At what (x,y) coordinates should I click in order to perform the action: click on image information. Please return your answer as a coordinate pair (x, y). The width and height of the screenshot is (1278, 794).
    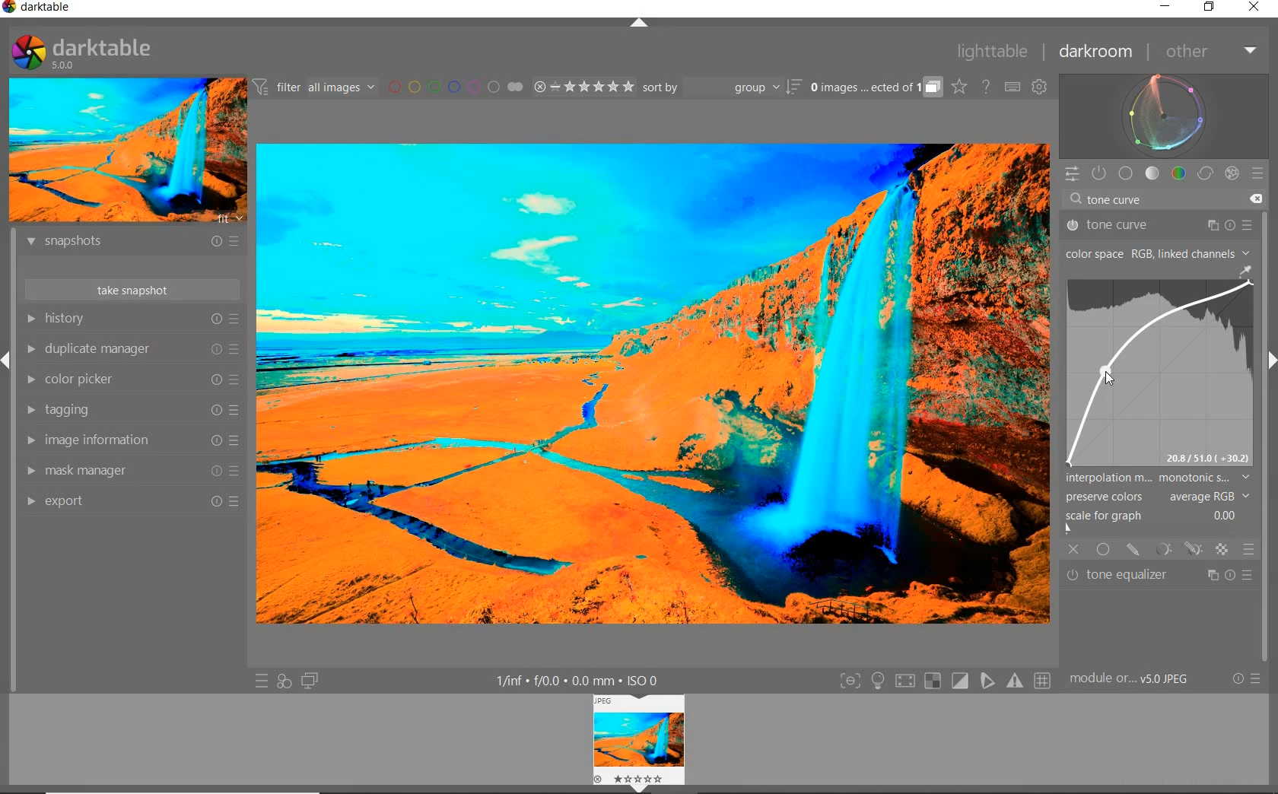
    Looking at the image, I should click on (131, 440).